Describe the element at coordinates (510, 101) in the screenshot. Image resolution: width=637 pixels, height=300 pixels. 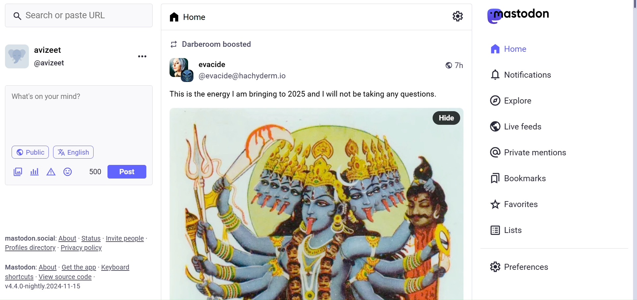
I see `Explore` at that location.